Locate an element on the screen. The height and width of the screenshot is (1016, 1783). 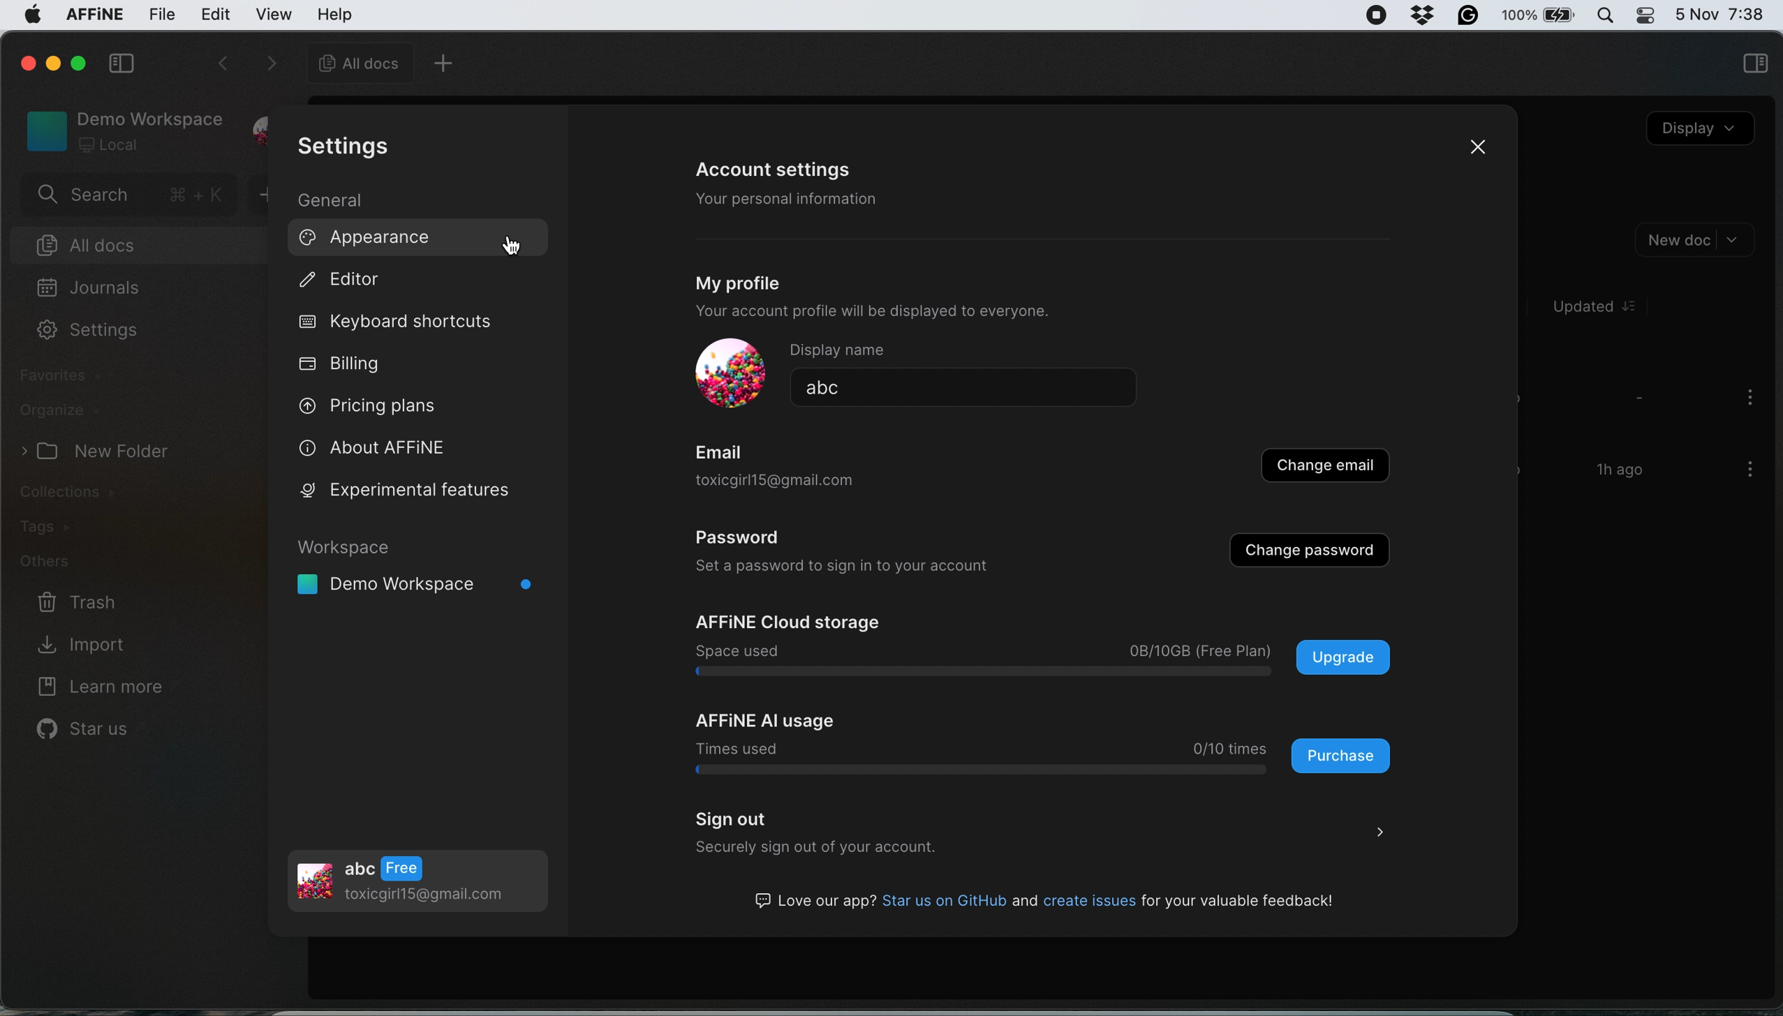
editor is located at coordinates (347, 283).